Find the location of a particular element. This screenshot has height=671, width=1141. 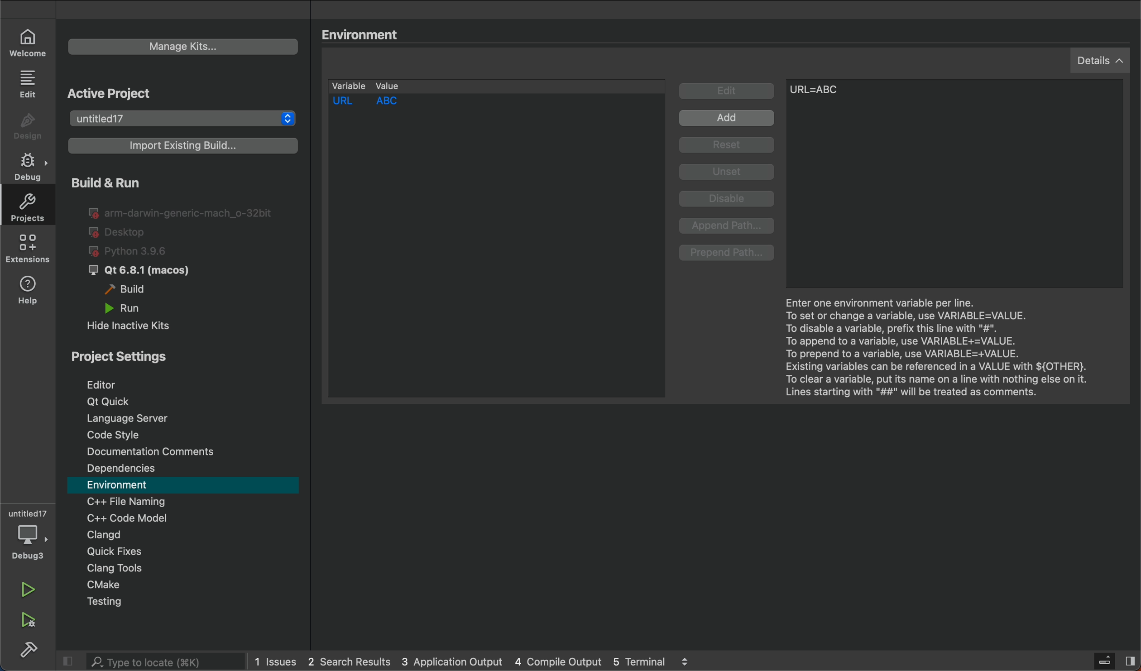

run is located at coordinates (34, 592).